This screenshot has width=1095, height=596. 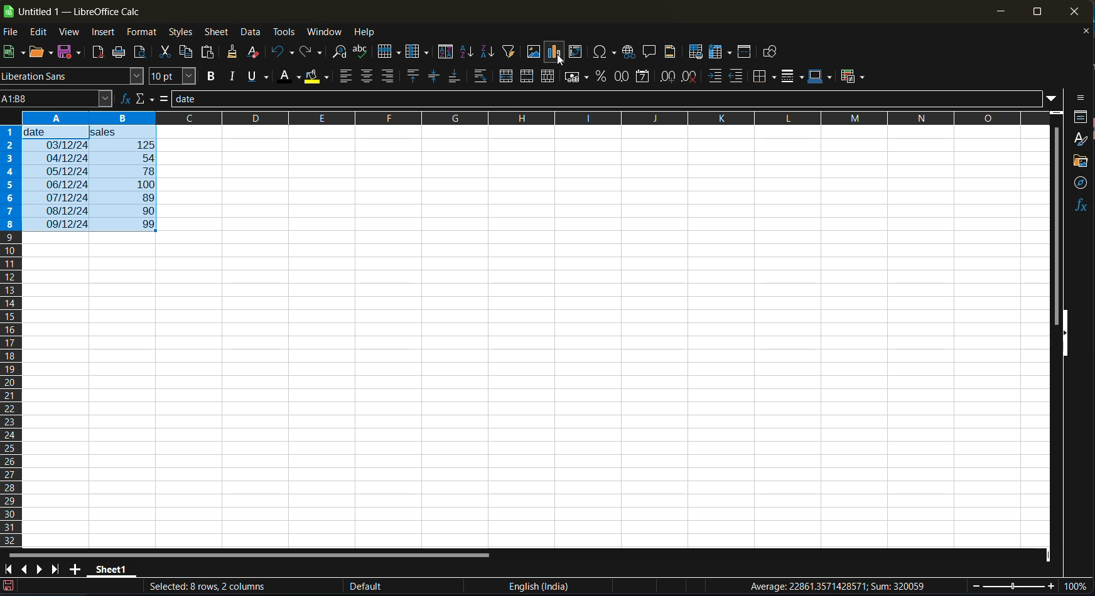 What do you see at coordinates (736, 75) in the screenshot?
I see `decrease indent` at bounding box center [736, 75].